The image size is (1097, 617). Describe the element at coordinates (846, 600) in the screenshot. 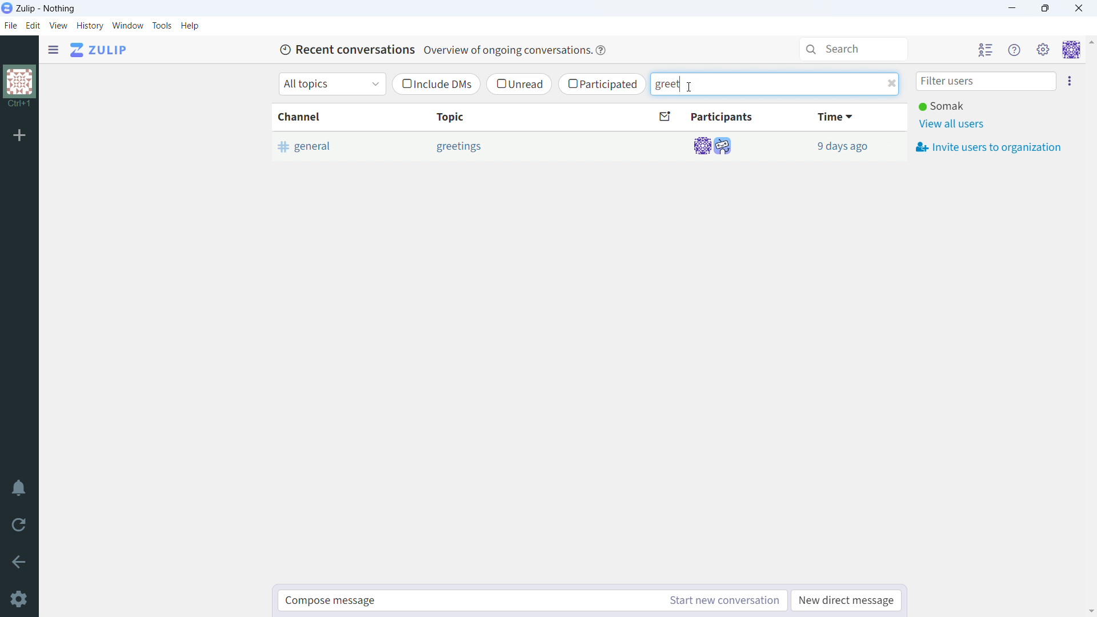

I see `new direct message` at that location.